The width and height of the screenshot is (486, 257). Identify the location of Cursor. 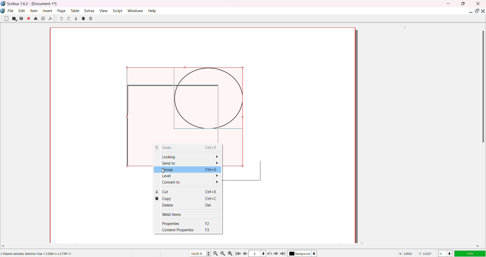
(166, 172).